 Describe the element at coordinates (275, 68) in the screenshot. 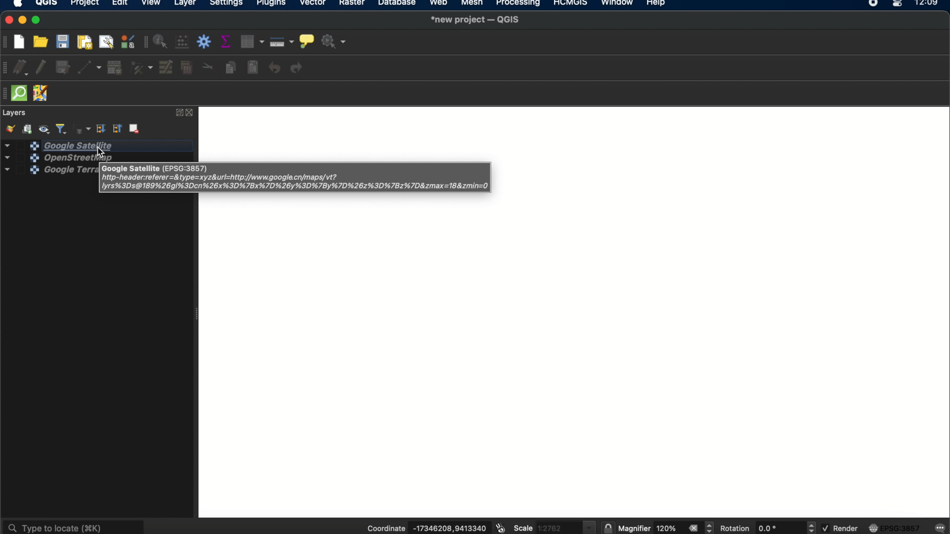

I see `undo` at that location.